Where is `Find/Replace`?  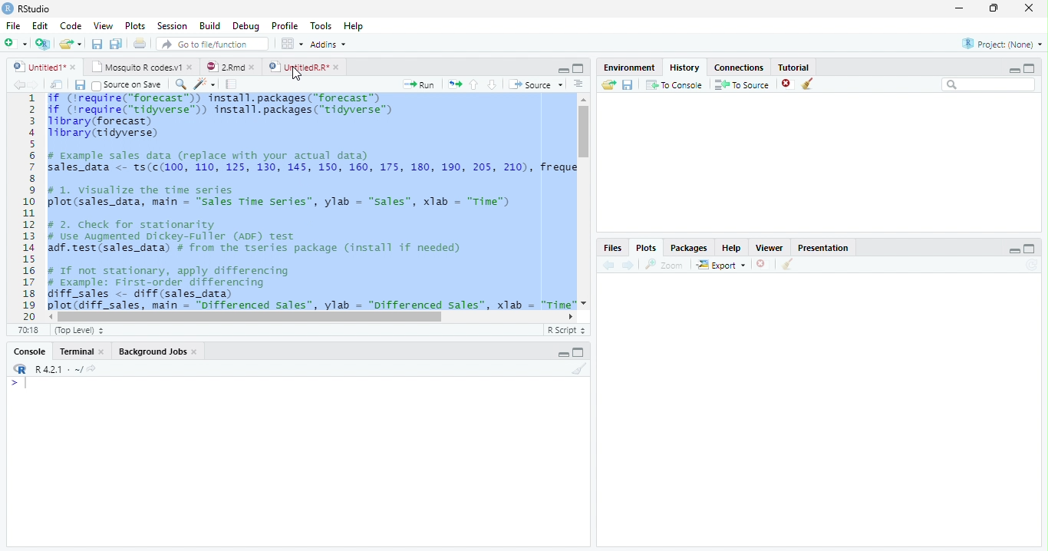
Find/Replace is located at coordinates (179, 84).